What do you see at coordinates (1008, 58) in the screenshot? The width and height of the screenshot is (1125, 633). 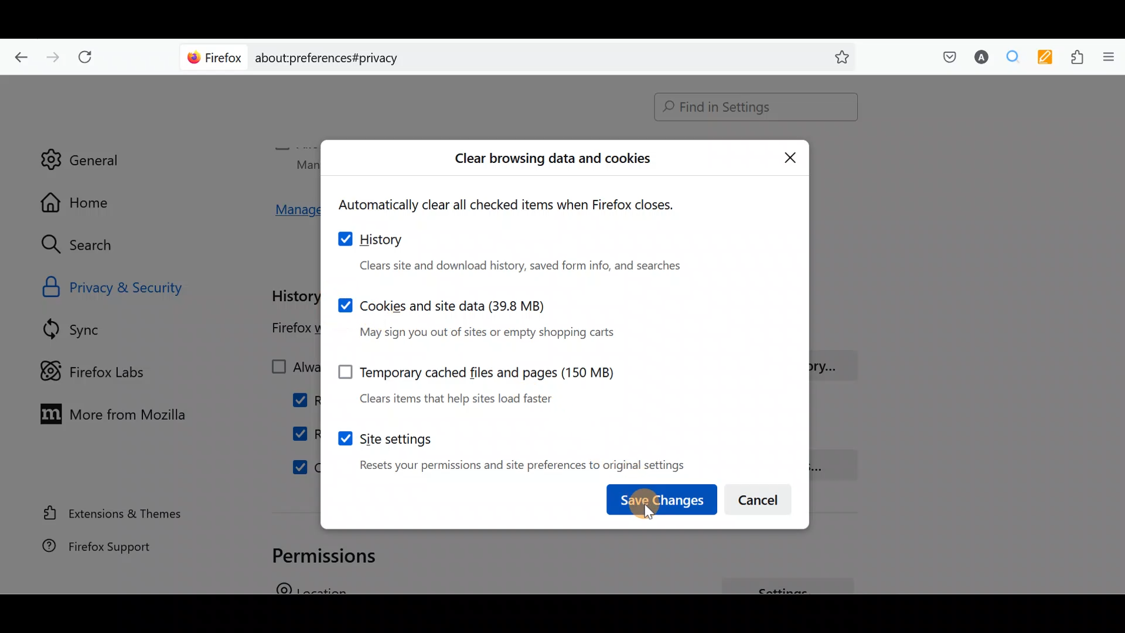 I see `Multiple search & highlight` at bounding box center [1008, 58].